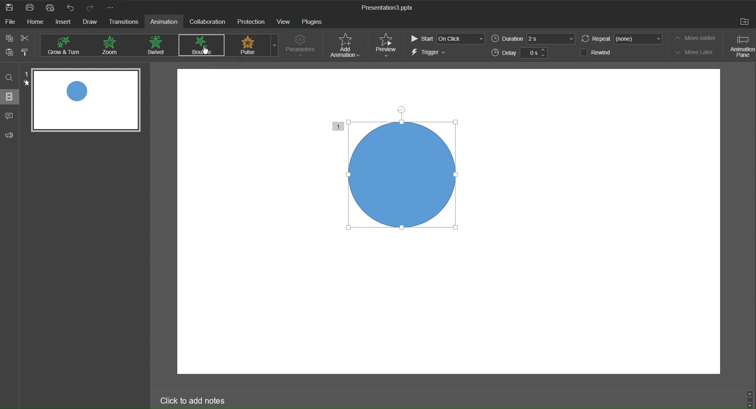 The image size is (756, 409). Describe the element at coordinates (166, 22) in the screenshot. I see `Animation` at that location.